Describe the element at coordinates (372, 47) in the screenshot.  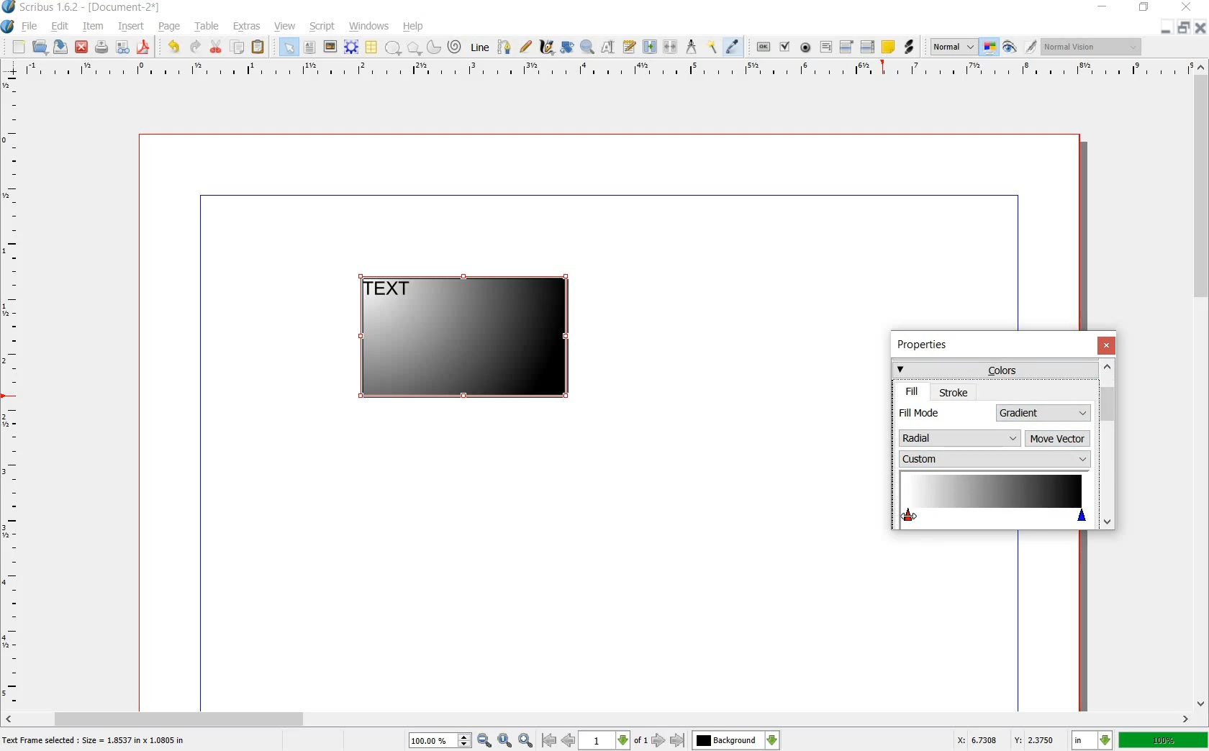
I see `table` at that location.